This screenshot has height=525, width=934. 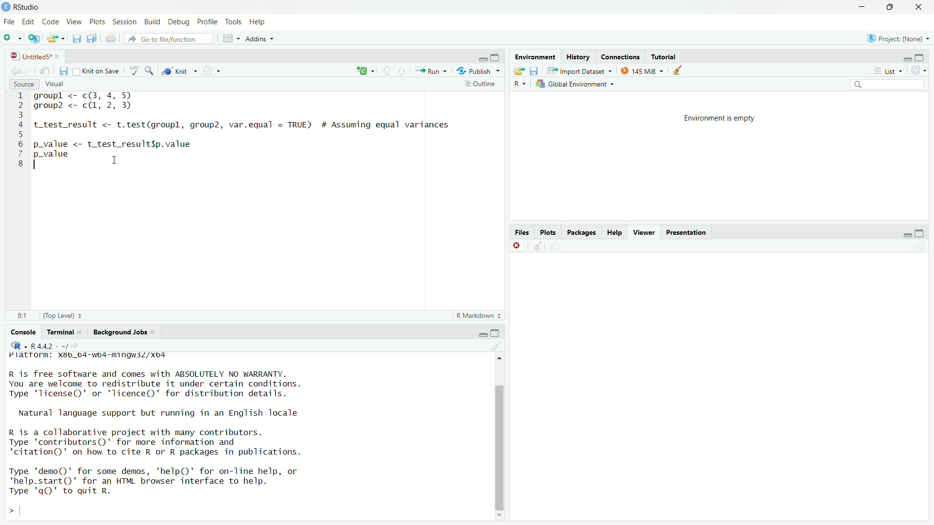 I want to click on scroll bar, so click(x=497, y=436).